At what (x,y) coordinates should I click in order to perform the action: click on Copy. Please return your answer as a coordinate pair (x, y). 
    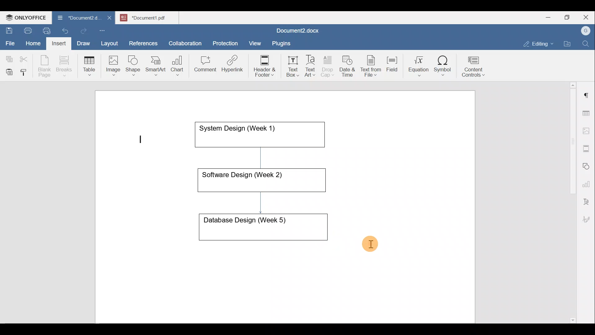
    Looking at the image, I should click on (8, 57).